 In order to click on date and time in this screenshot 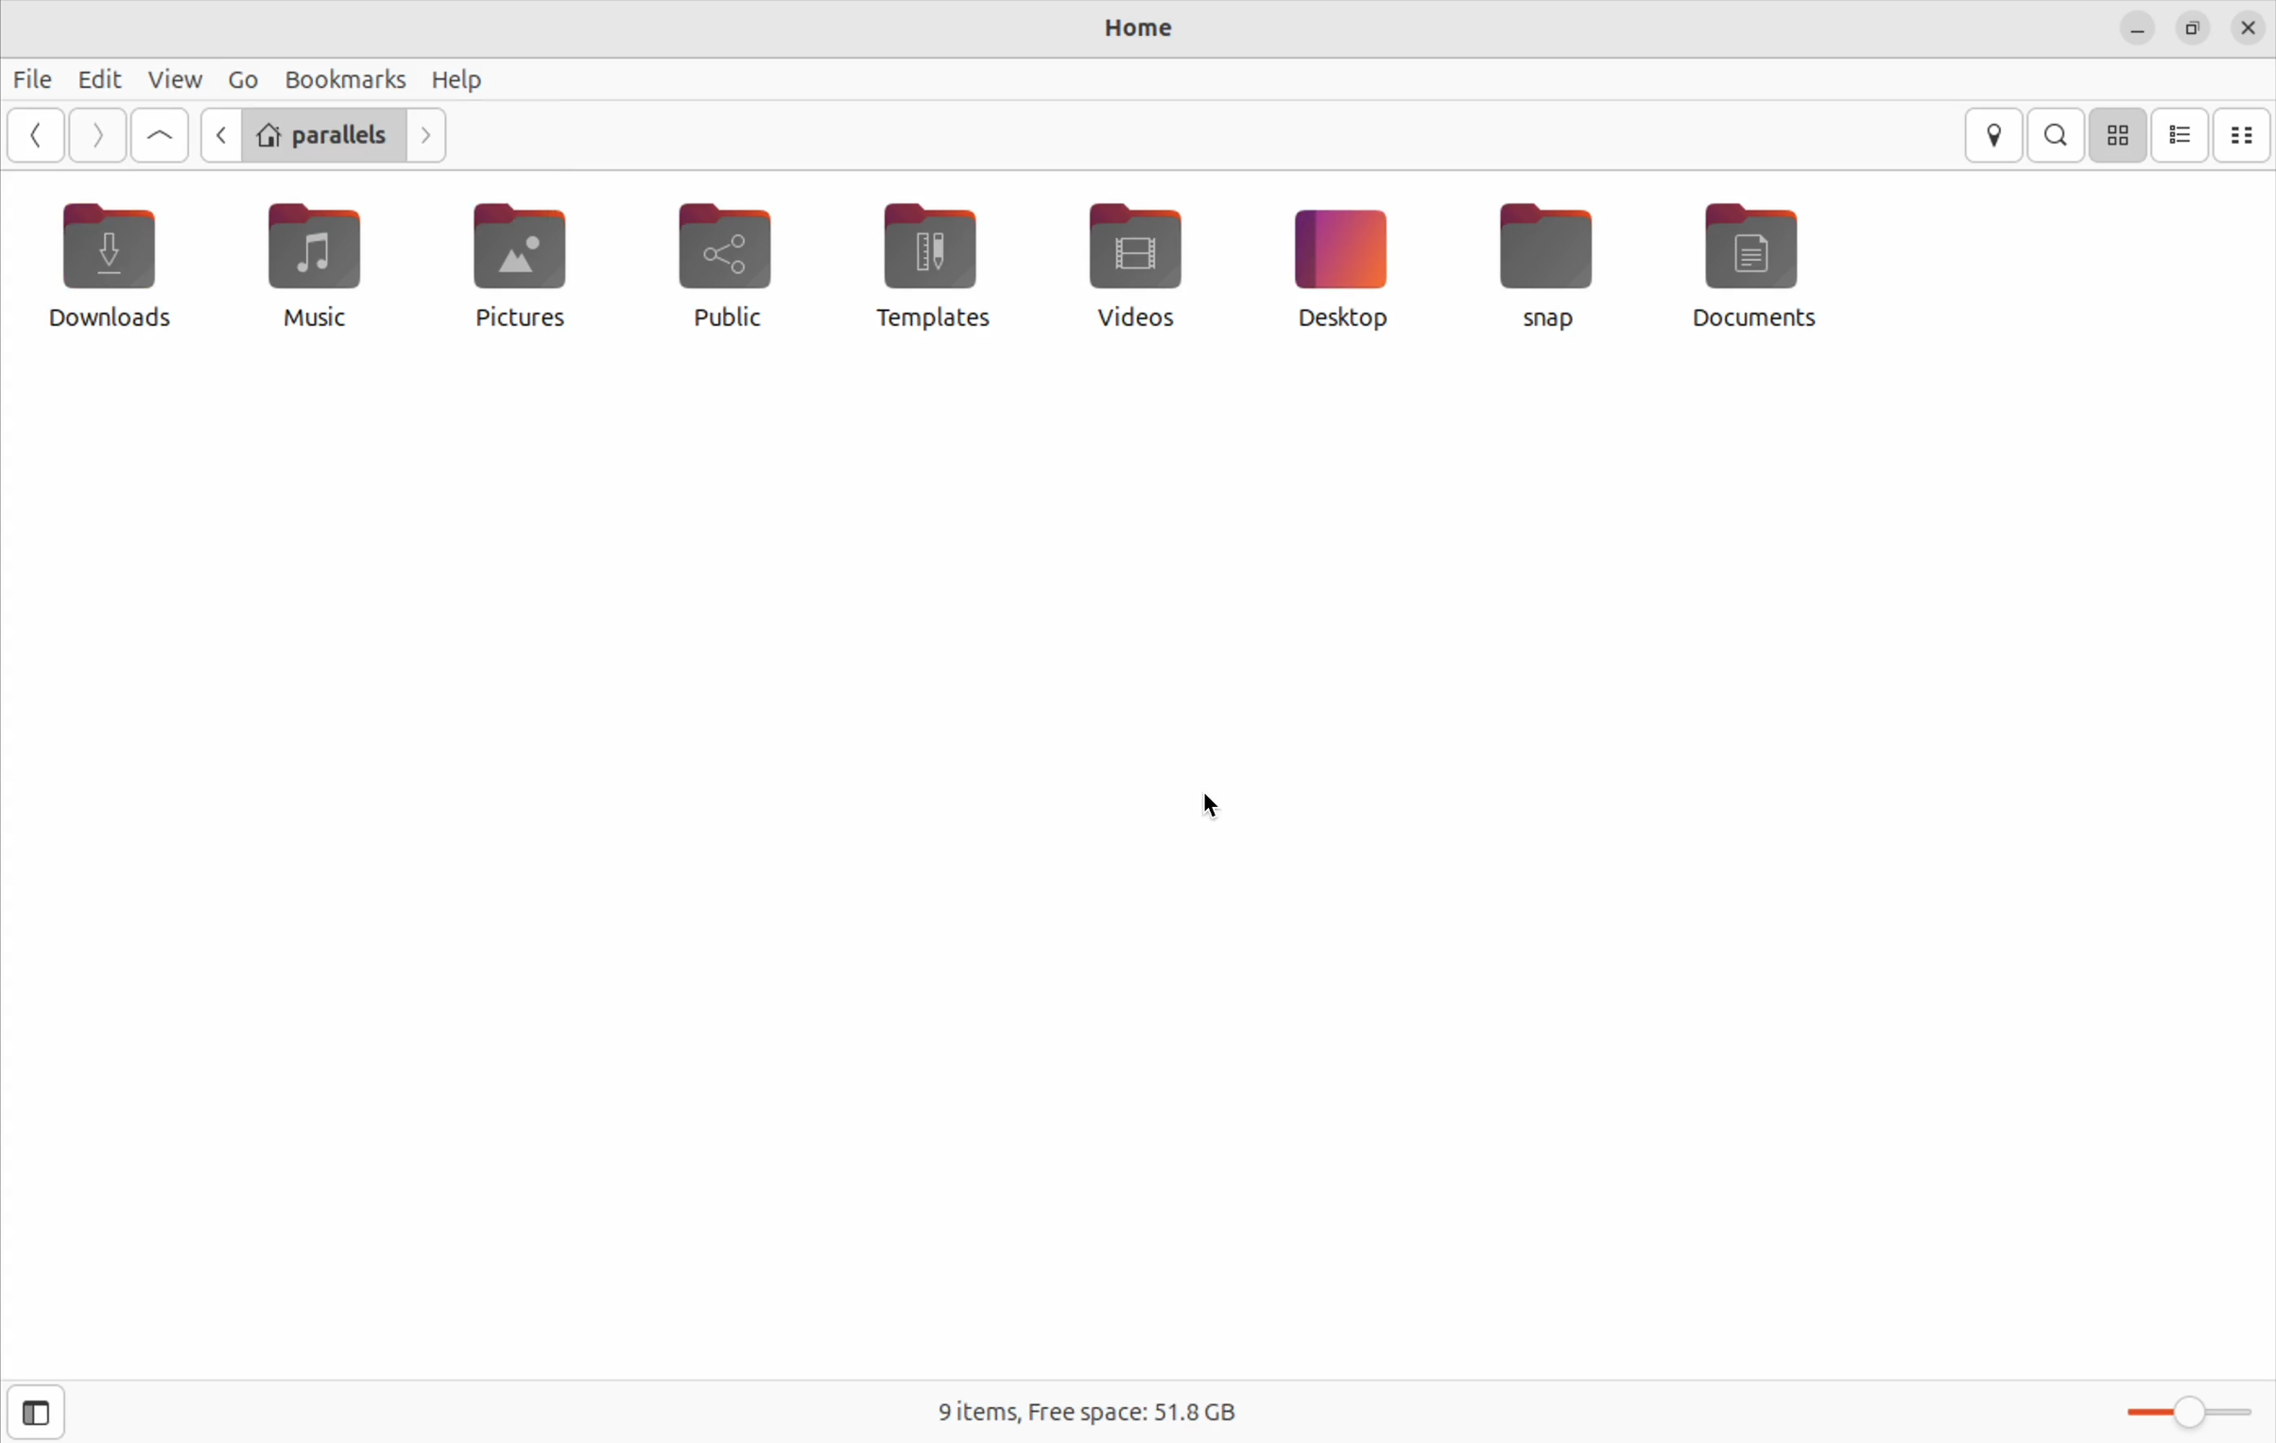, I will do `click(2248, 26)`.